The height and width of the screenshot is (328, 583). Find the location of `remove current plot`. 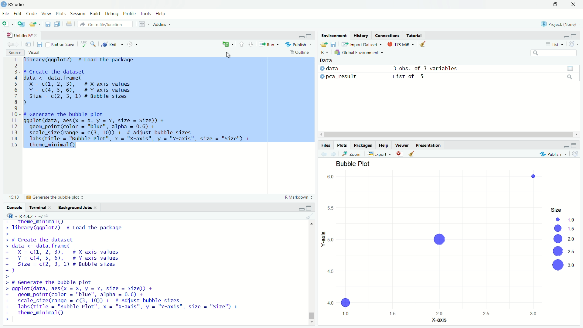

remove current plot is located at coordinates (400, 154).